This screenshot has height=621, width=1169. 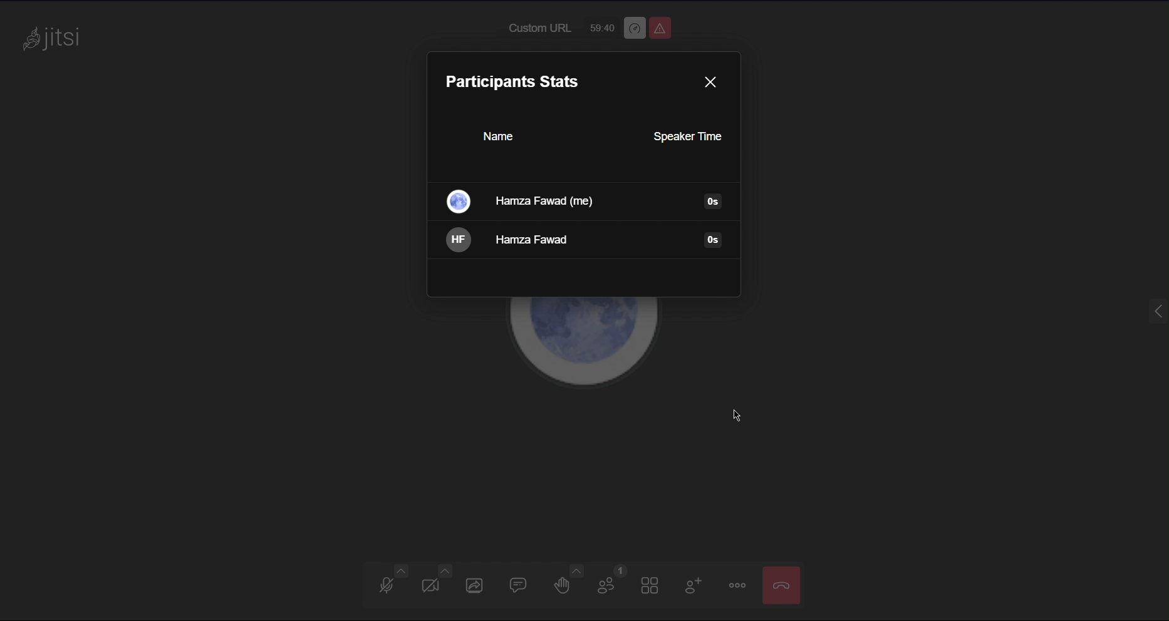 I want to click on cursor, so click(x=735, y=414).